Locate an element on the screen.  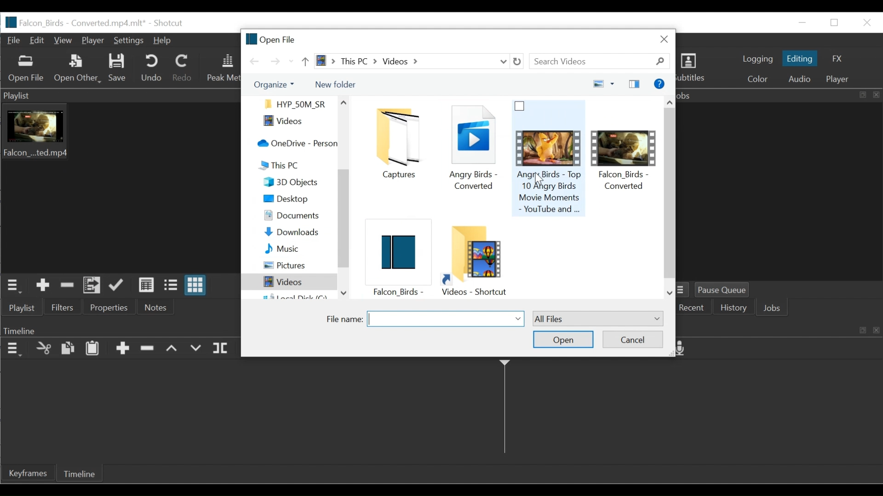
Properties is located at coordinates (111, 306).